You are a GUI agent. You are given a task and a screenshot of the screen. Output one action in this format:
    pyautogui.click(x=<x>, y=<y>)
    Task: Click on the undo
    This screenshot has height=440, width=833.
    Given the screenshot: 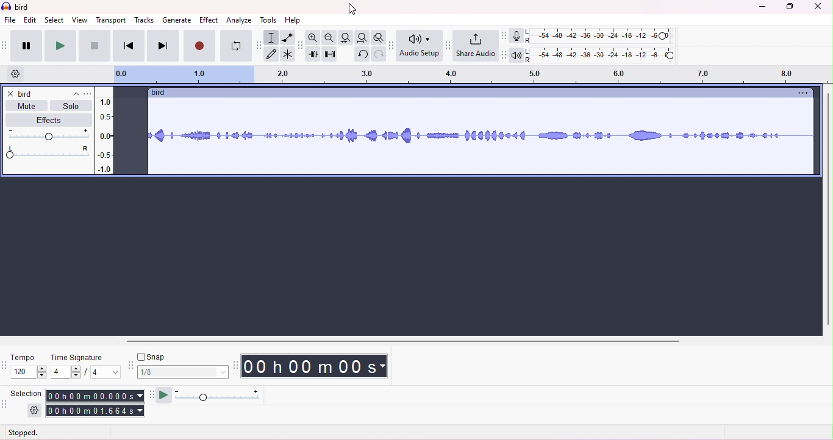 What is the action you would take?
    pyautogui.click(x=361, y=55)
    